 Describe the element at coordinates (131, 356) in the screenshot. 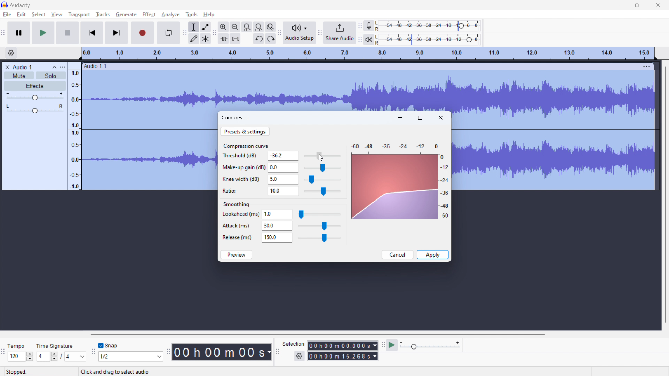

I see `1/2 (select snap)` at that location.